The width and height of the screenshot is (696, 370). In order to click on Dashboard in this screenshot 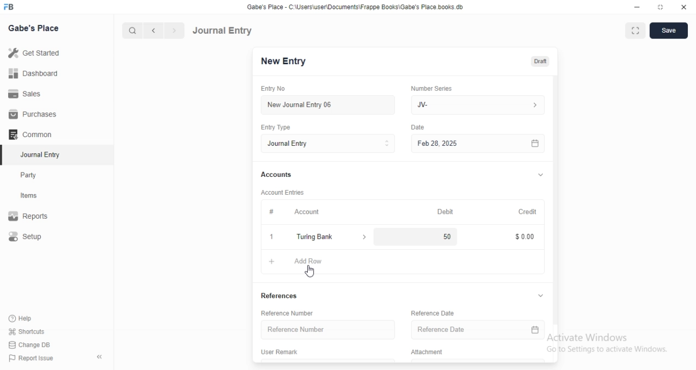, I will do `click(36, 73)`.